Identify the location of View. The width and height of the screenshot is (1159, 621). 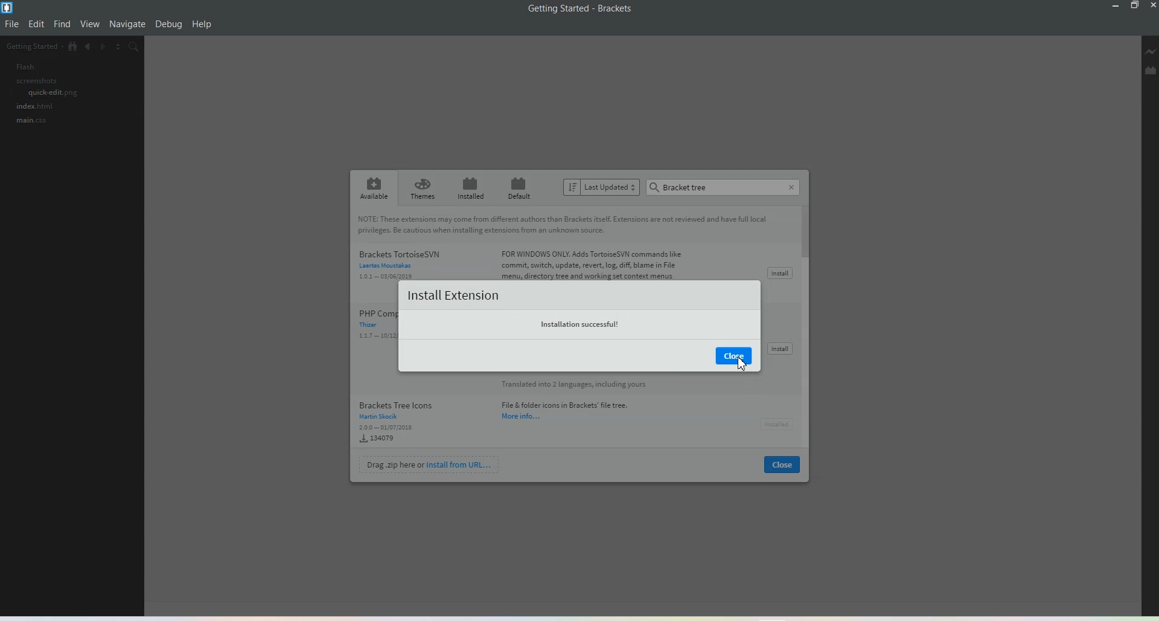
(91, 25).